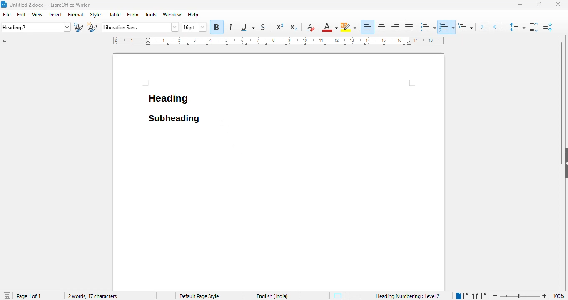 Image resolution: width=568 pixels, height=300 pixels. What do you see at coordinates (468, 295) in the screenshot?
I see `multi-page view` at bounding box center [468, 295].